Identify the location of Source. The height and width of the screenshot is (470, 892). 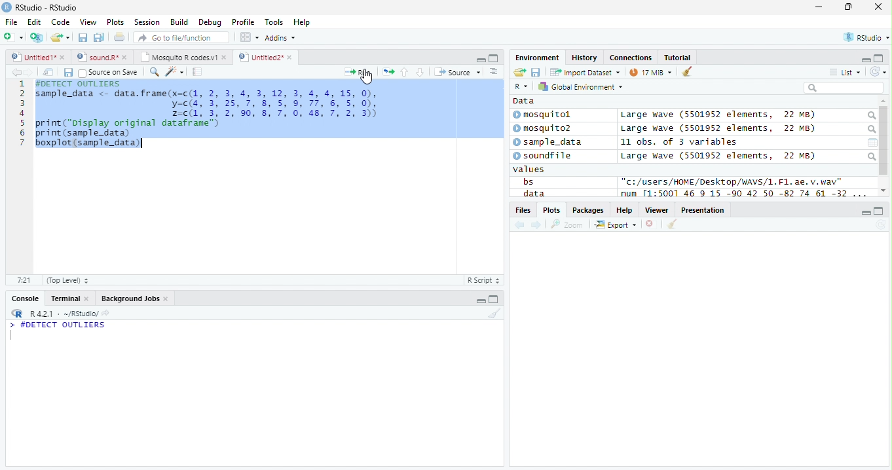
(458, 71).